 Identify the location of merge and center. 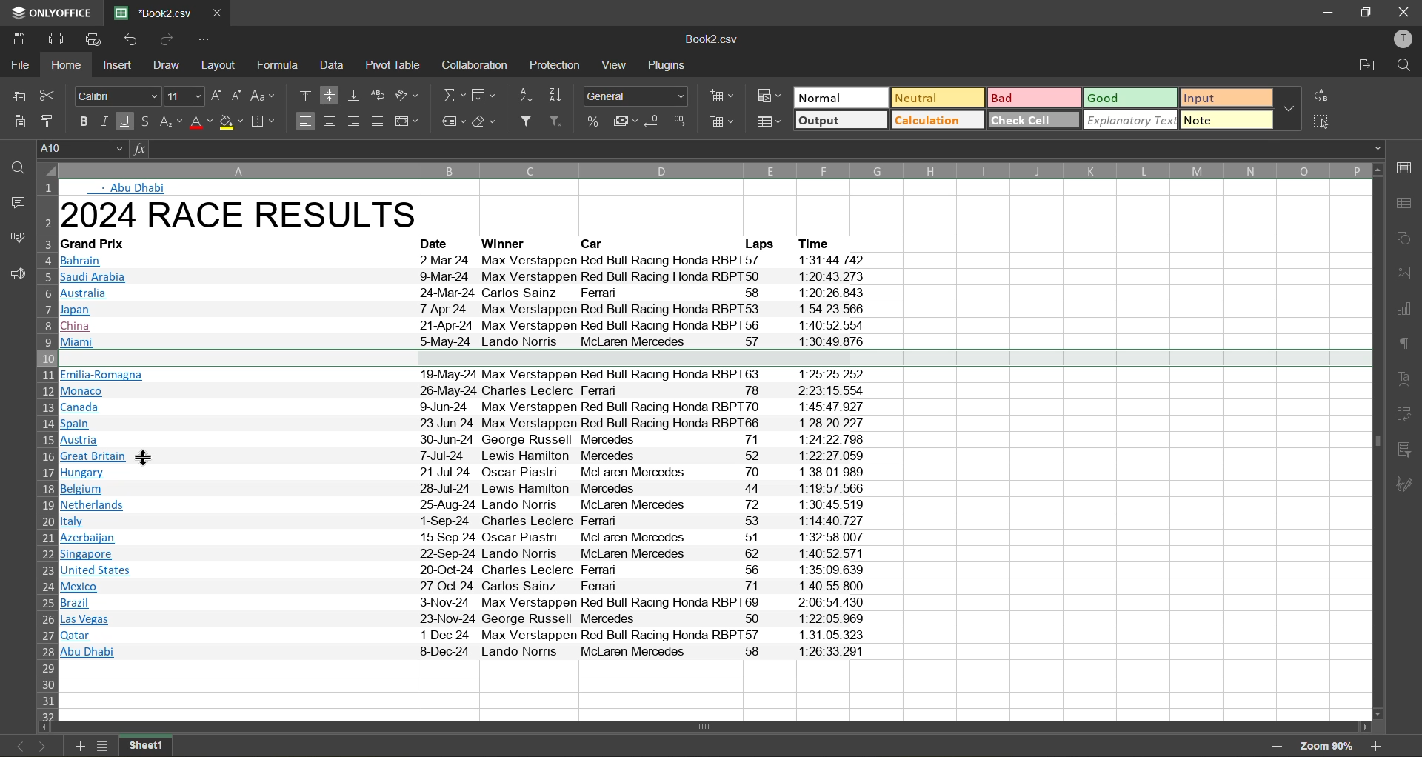
(408, 121).